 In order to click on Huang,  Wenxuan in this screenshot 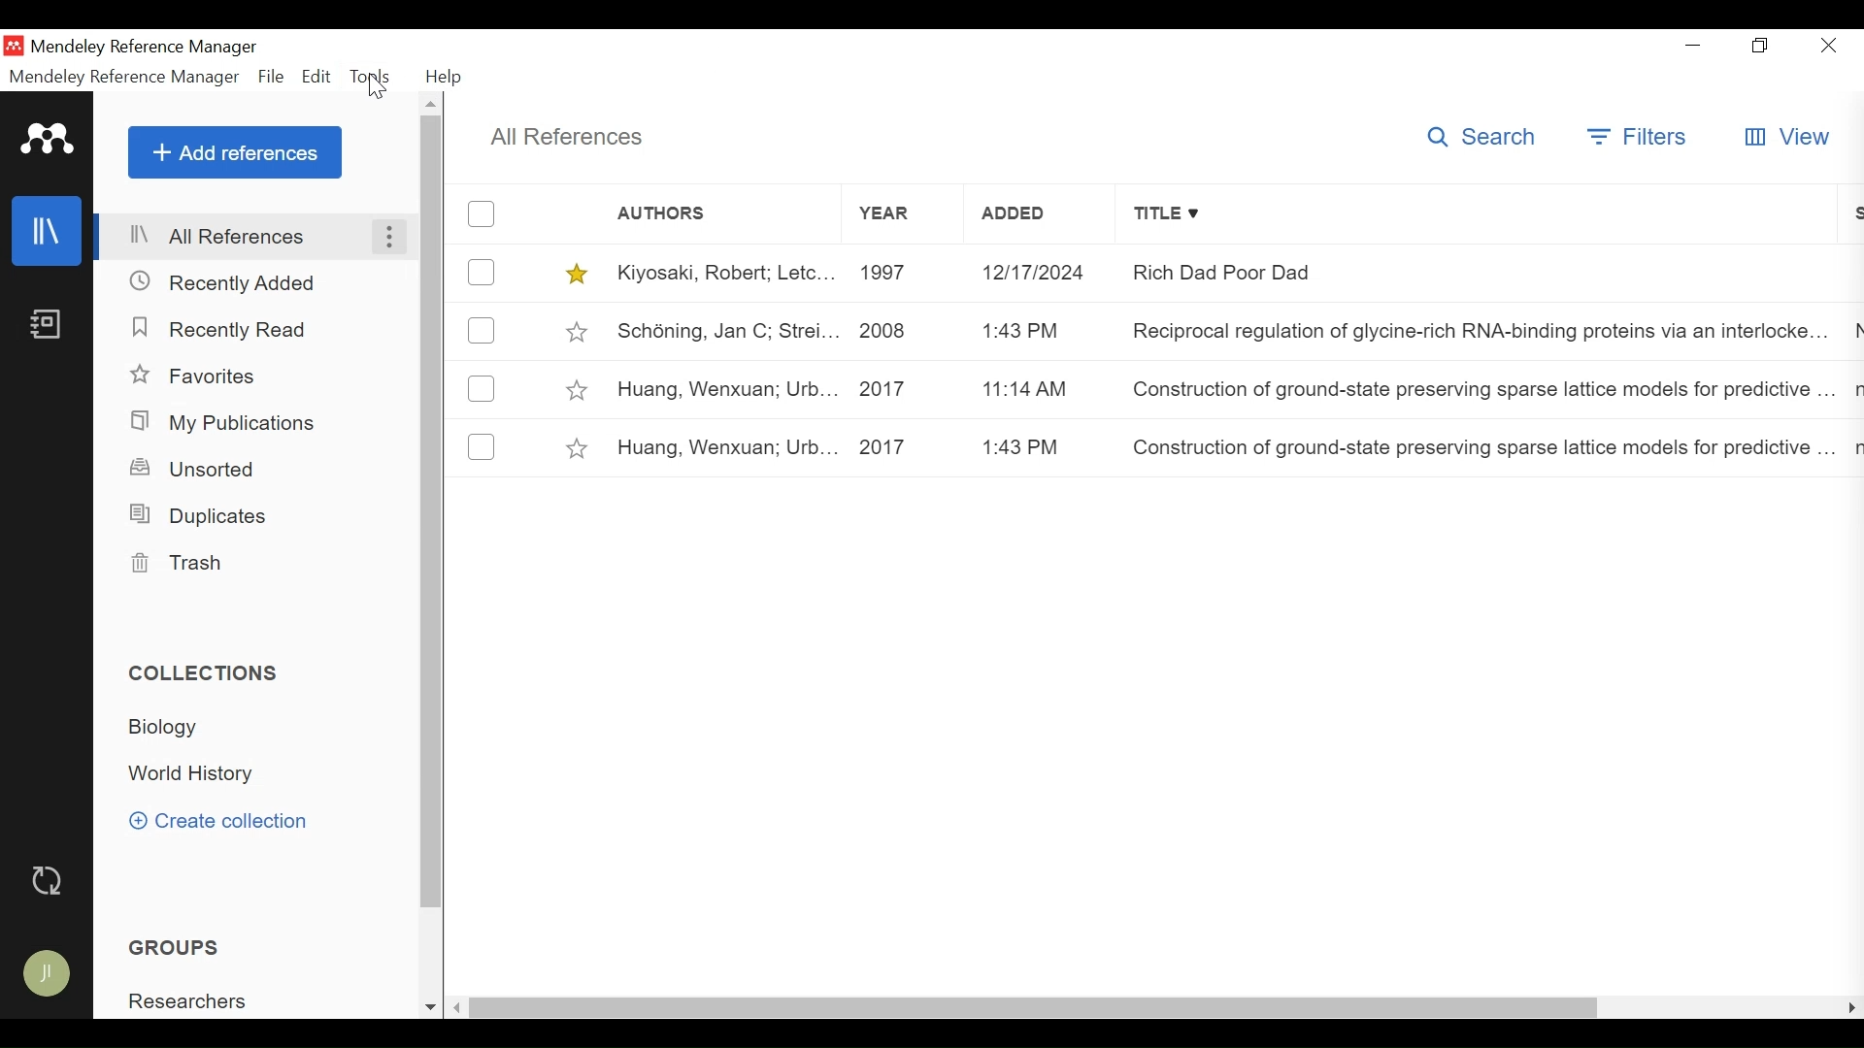, I will do `click(727, 447)`.